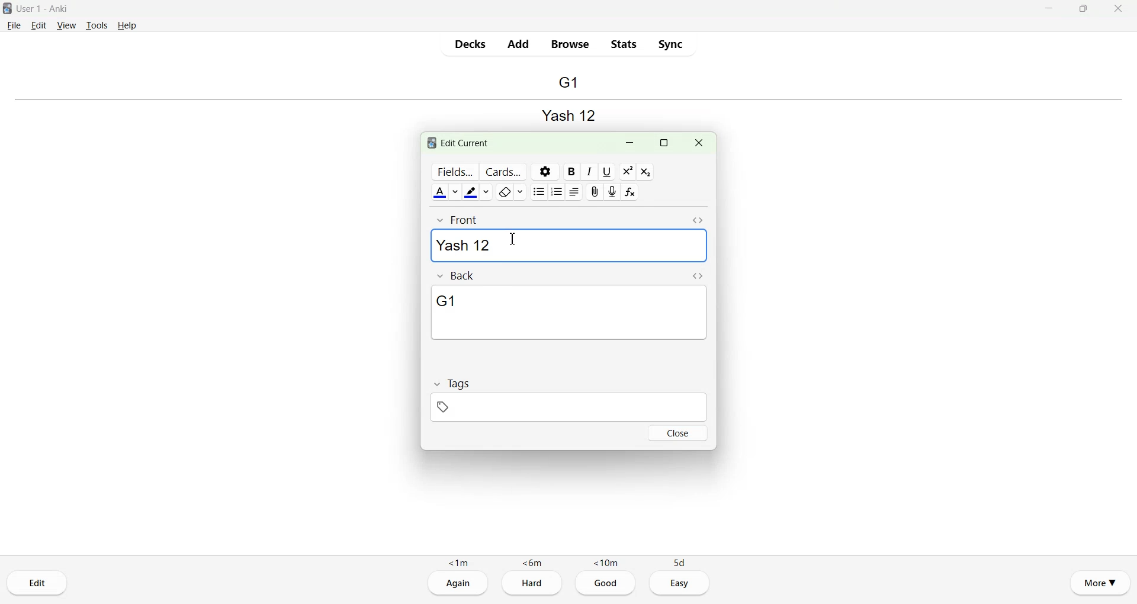 This screenshot has width=1137, height=604. What do you see at coordinates (556, 191) in the screenshot?
I see `Ordered list` at bounding box center [556, 191].